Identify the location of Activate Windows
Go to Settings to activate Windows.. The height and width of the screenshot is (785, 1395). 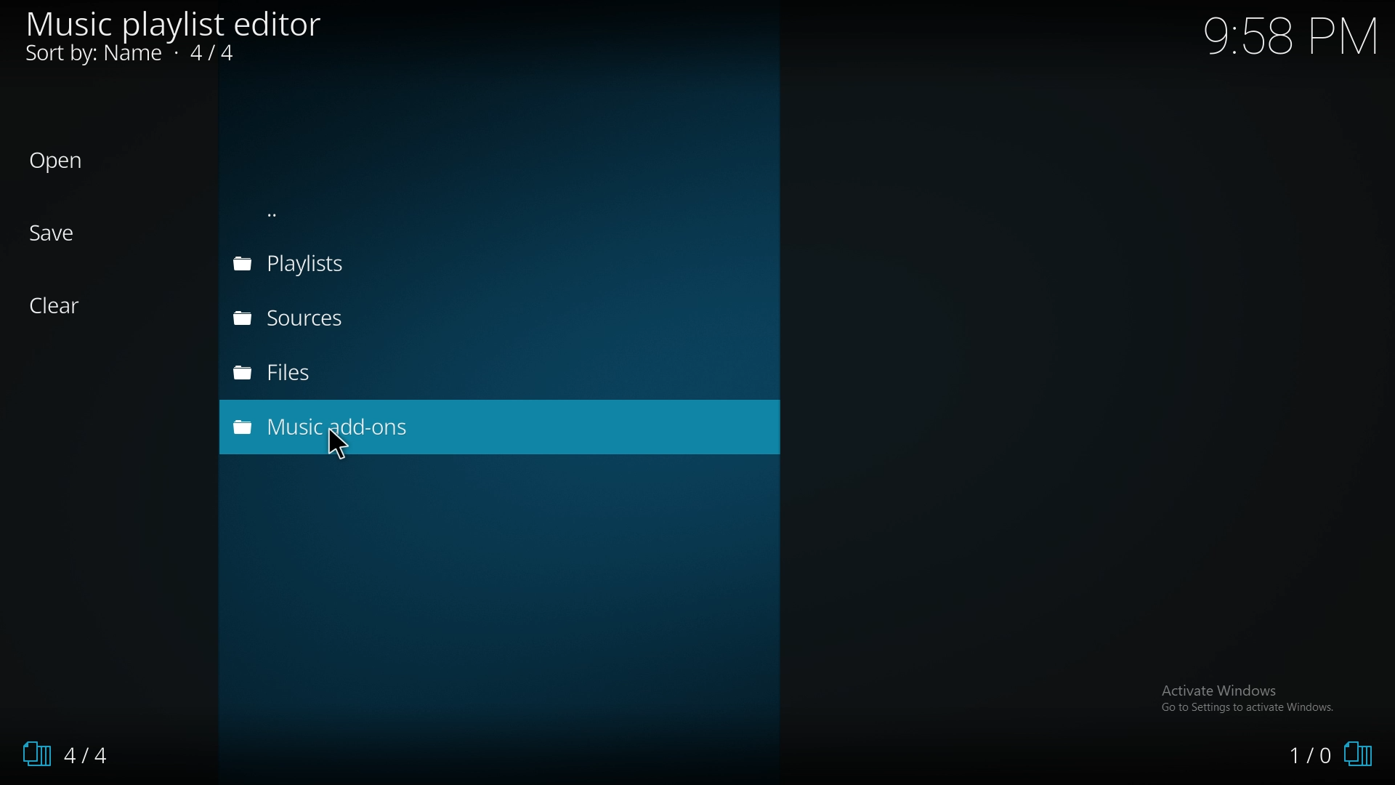
(1250, 698).